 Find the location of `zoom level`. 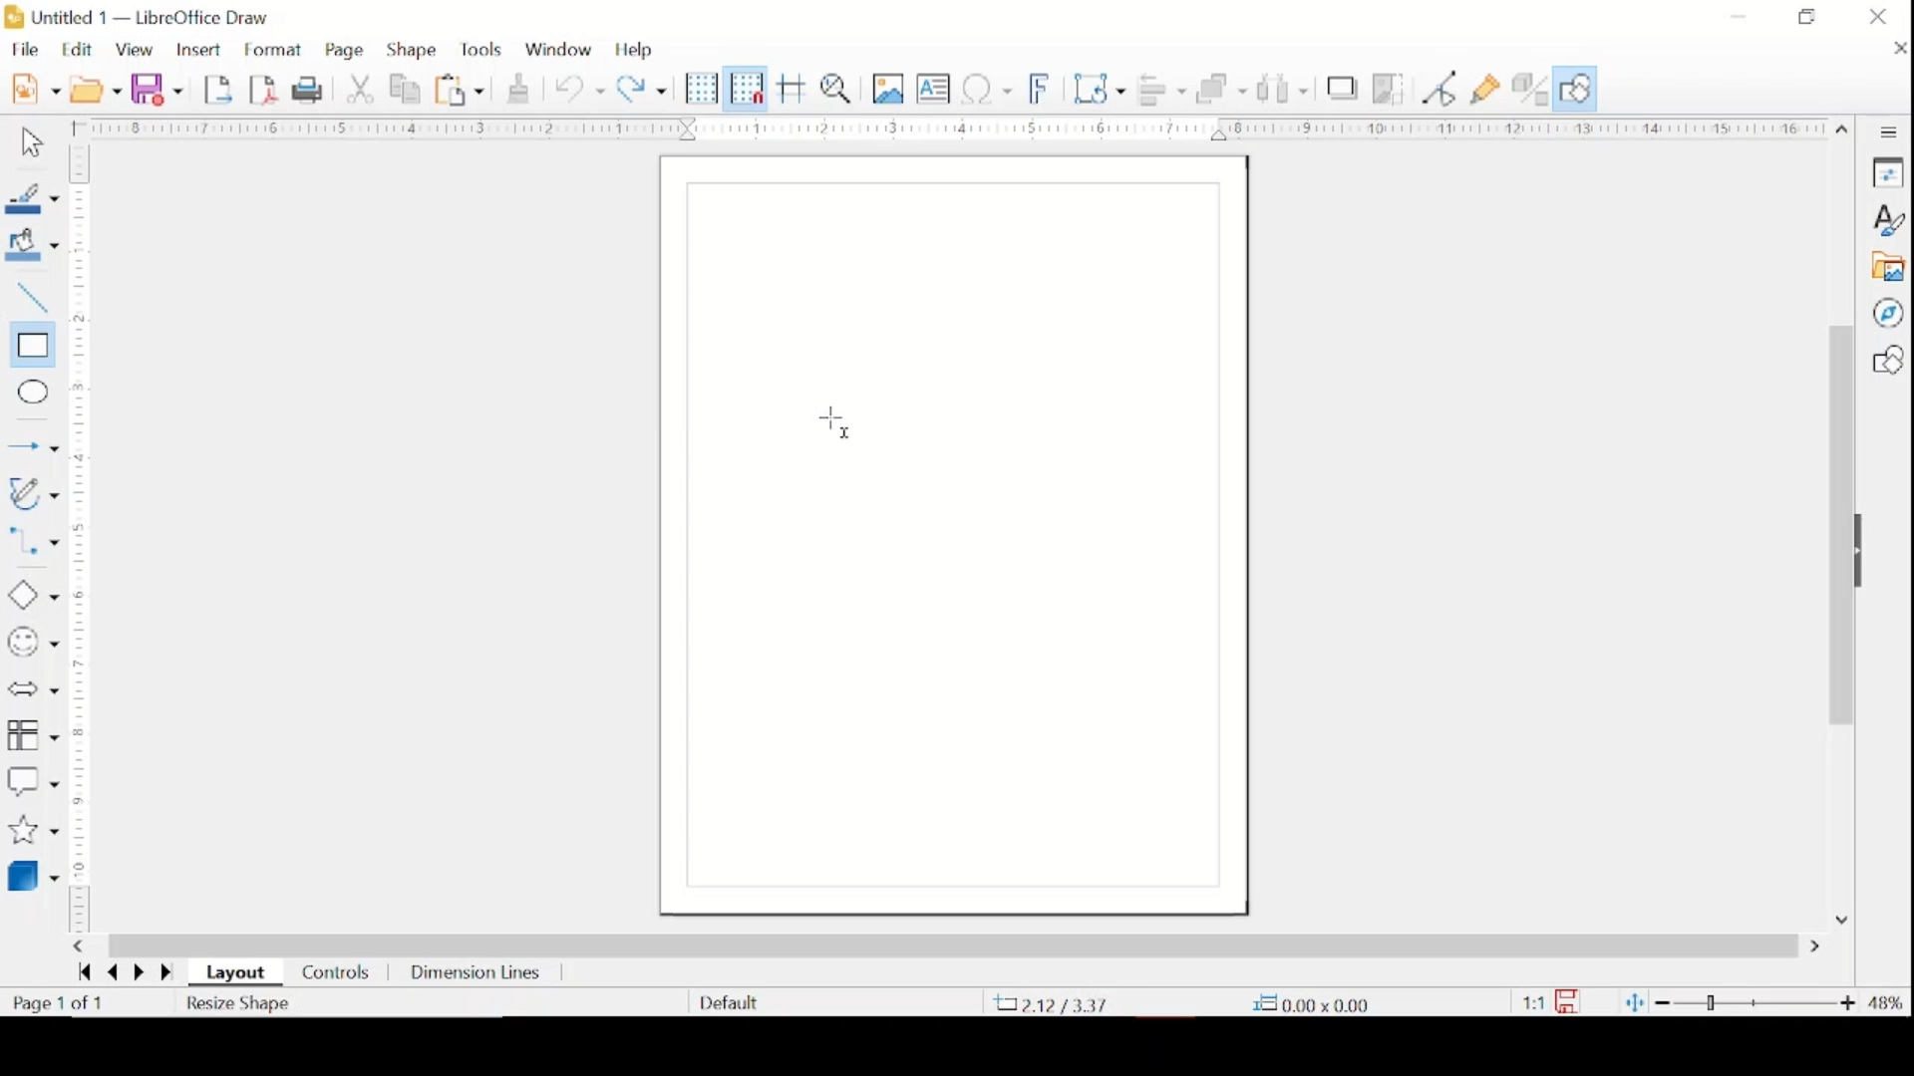

zoom level is located at coordinates (1887, 1003).